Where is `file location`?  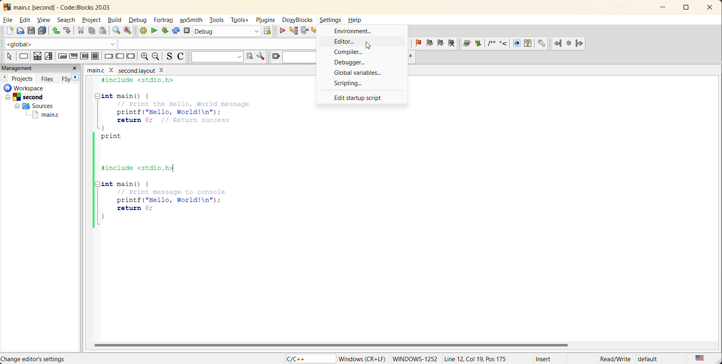 file location is located at coordinates (61, 358).